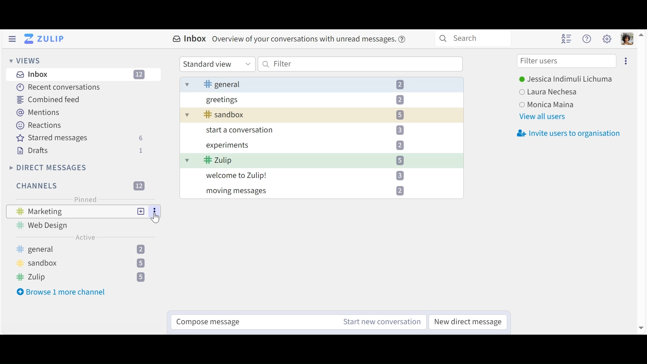  Describe the element at coordinates (47, 99) in the screenshot. I see `Combined feed` at that location.